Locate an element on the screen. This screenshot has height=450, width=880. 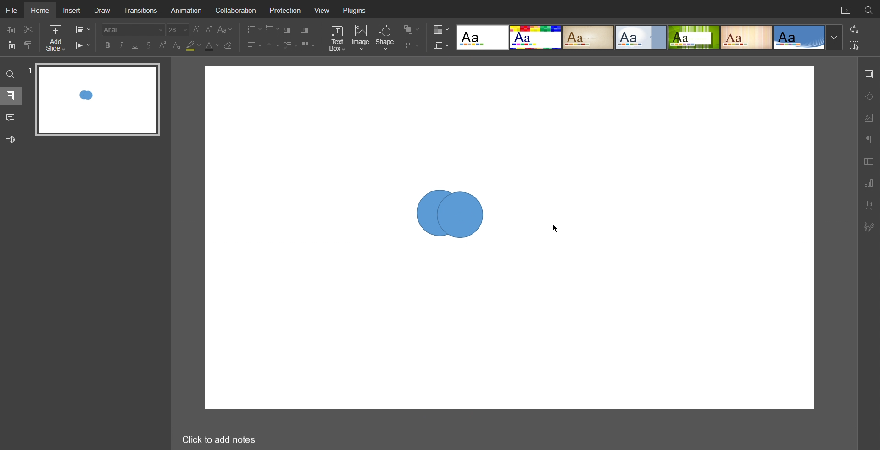
Click to add notes is located at coordinates (218, 438).